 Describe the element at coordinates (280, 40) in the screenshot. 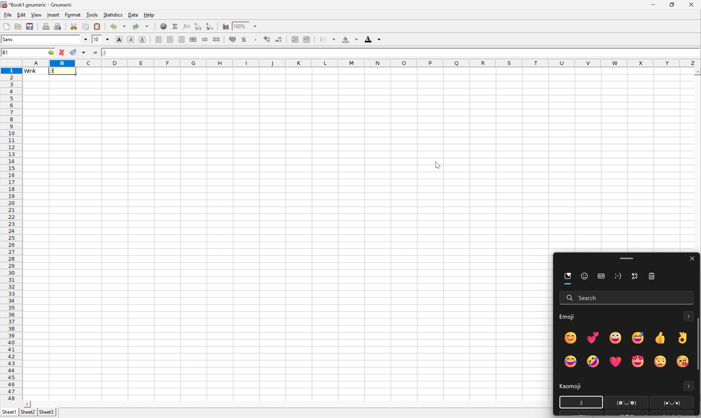

I see `decrease number of decimals displayed` at that location.